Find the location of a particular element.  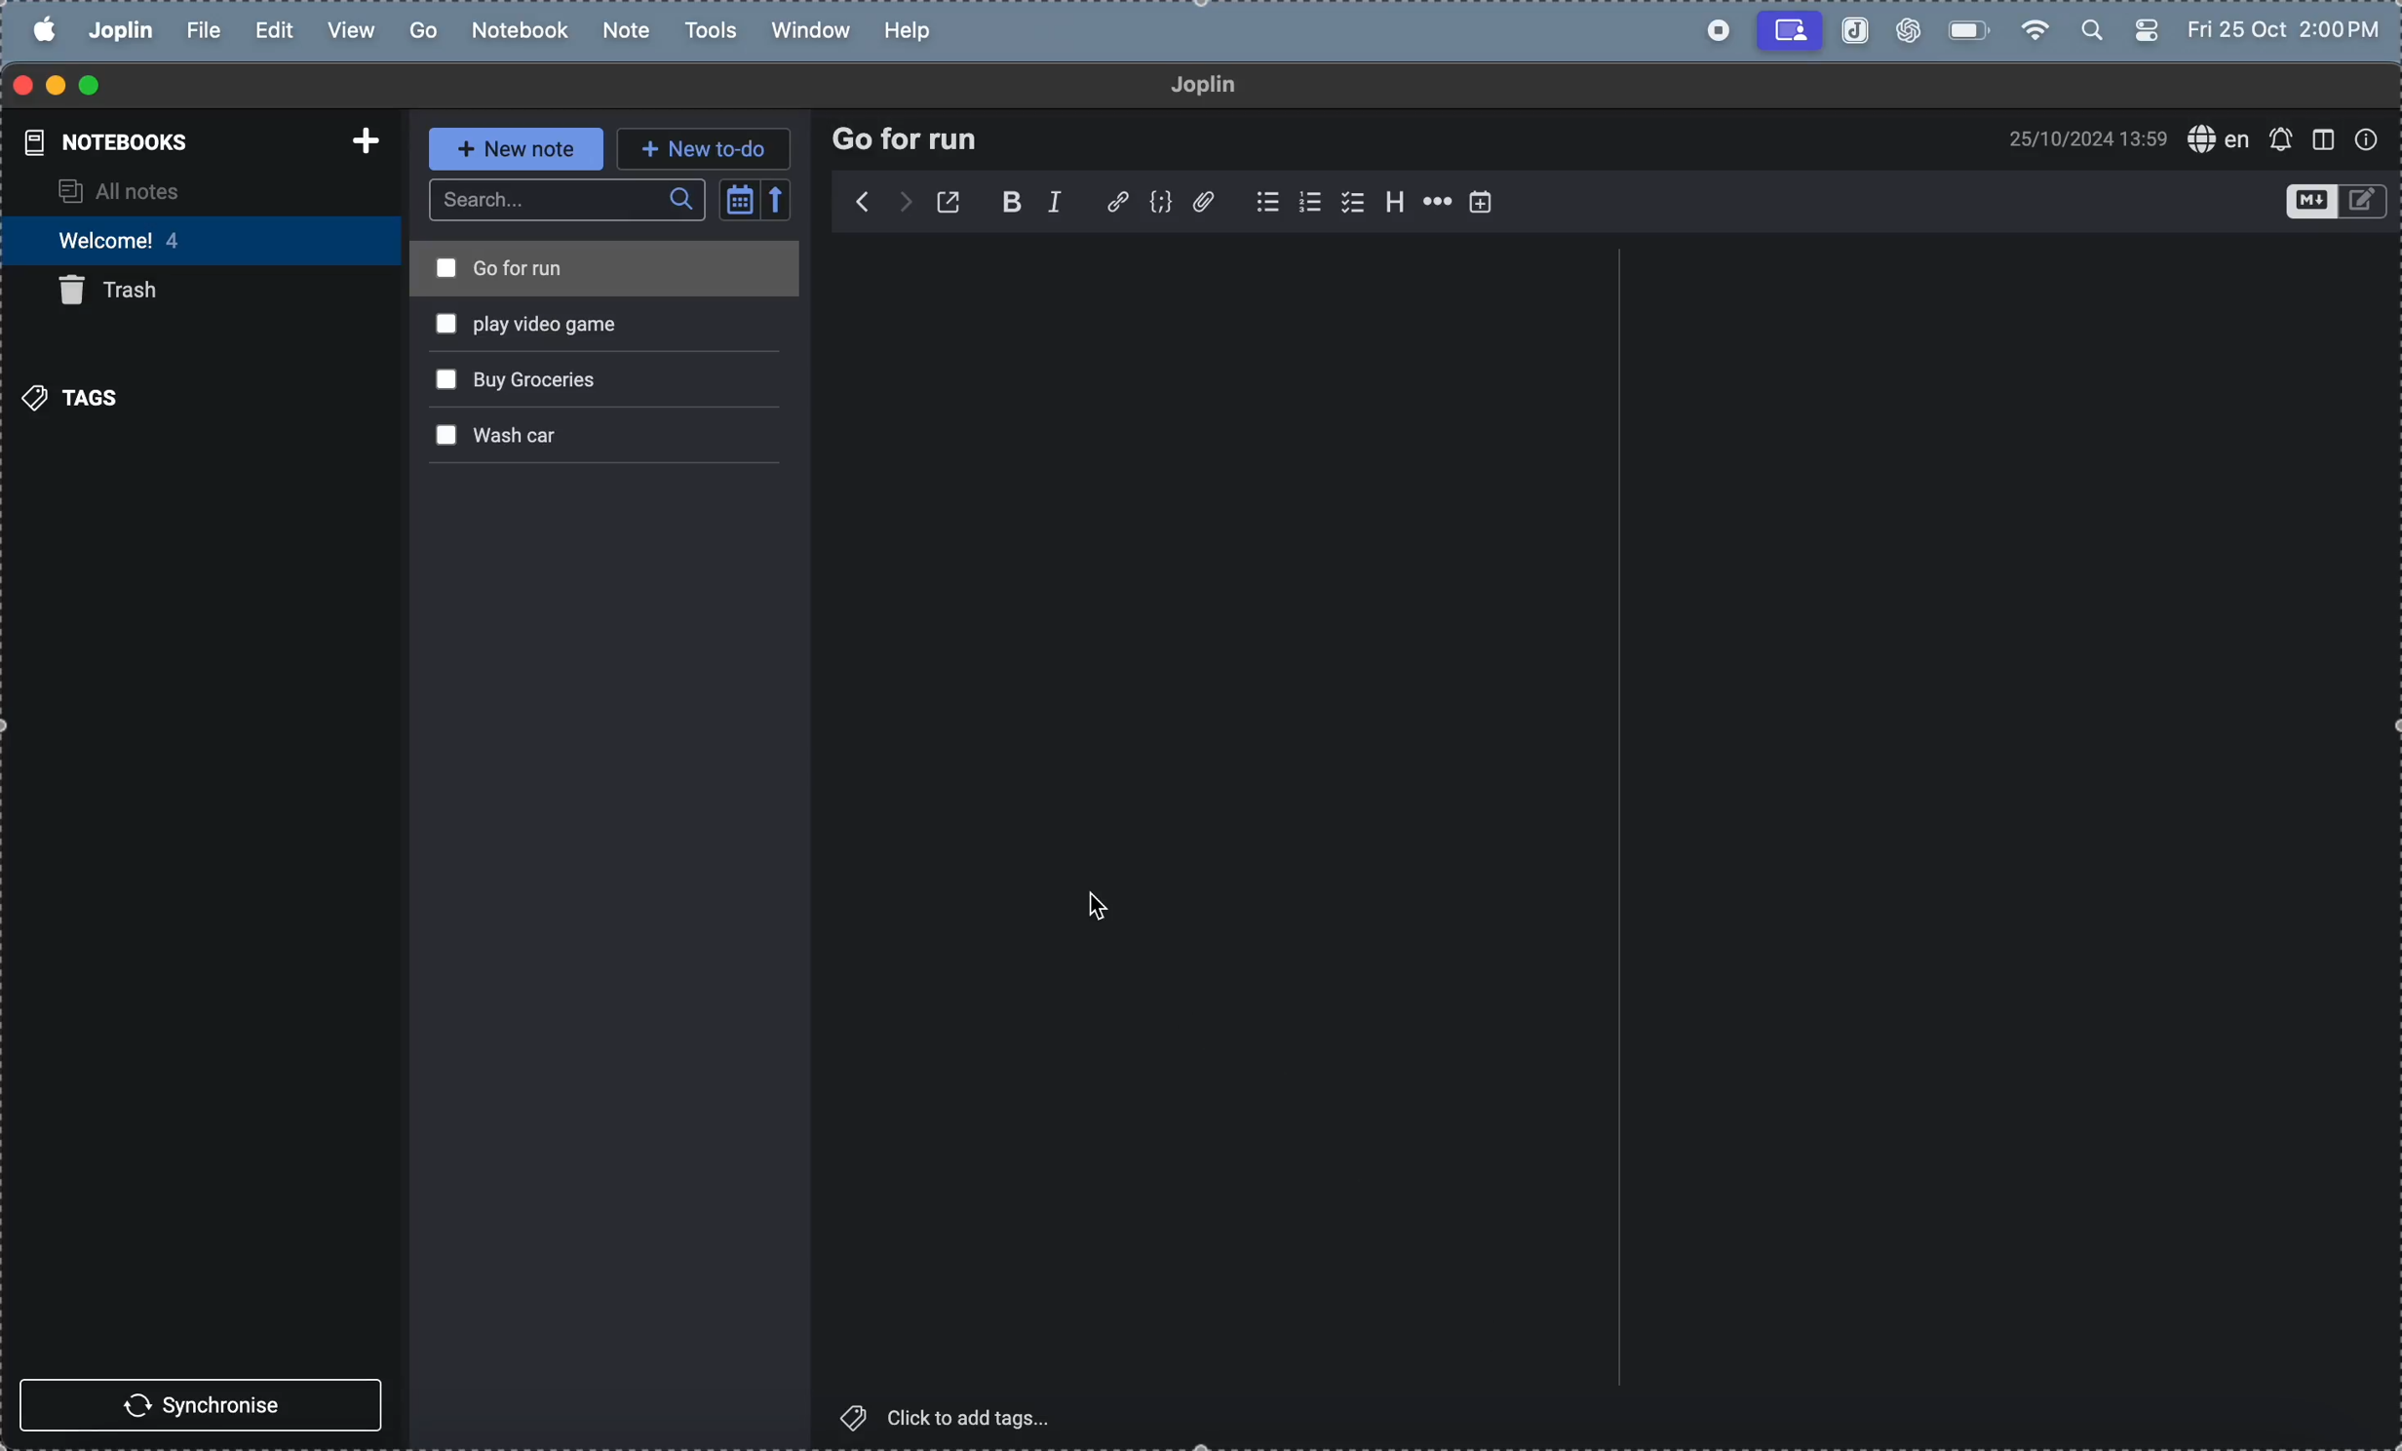

tags is located at coordinates (74, 395).